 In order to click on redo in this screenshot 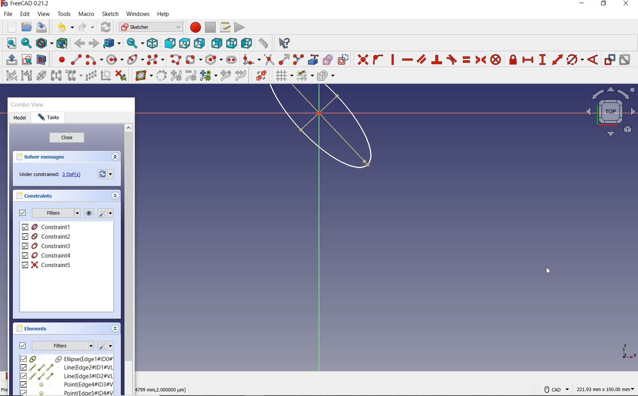, I will do `click(86, 27)`.